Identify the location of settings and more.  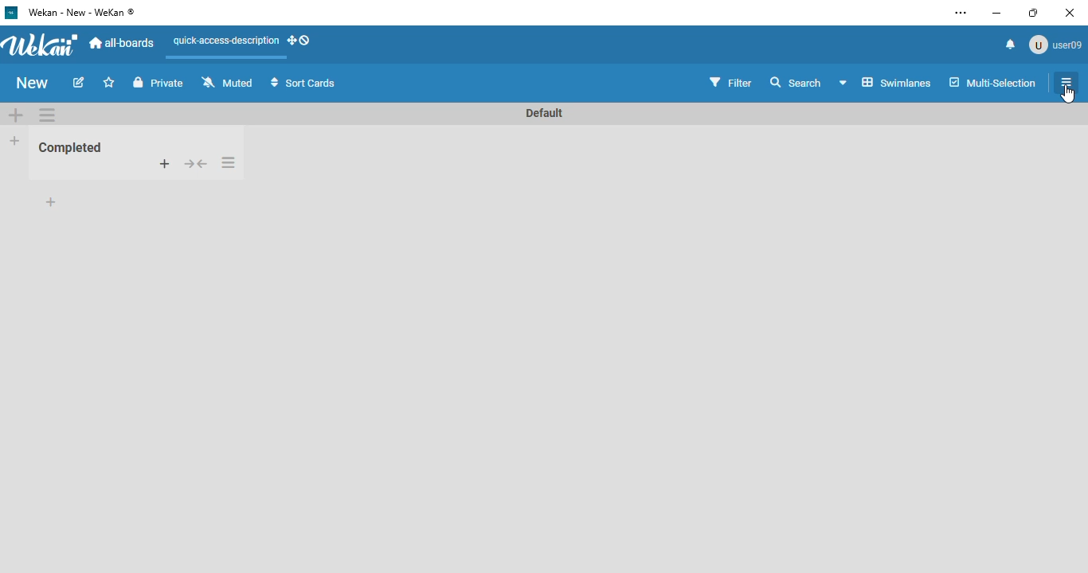
(964, 13).